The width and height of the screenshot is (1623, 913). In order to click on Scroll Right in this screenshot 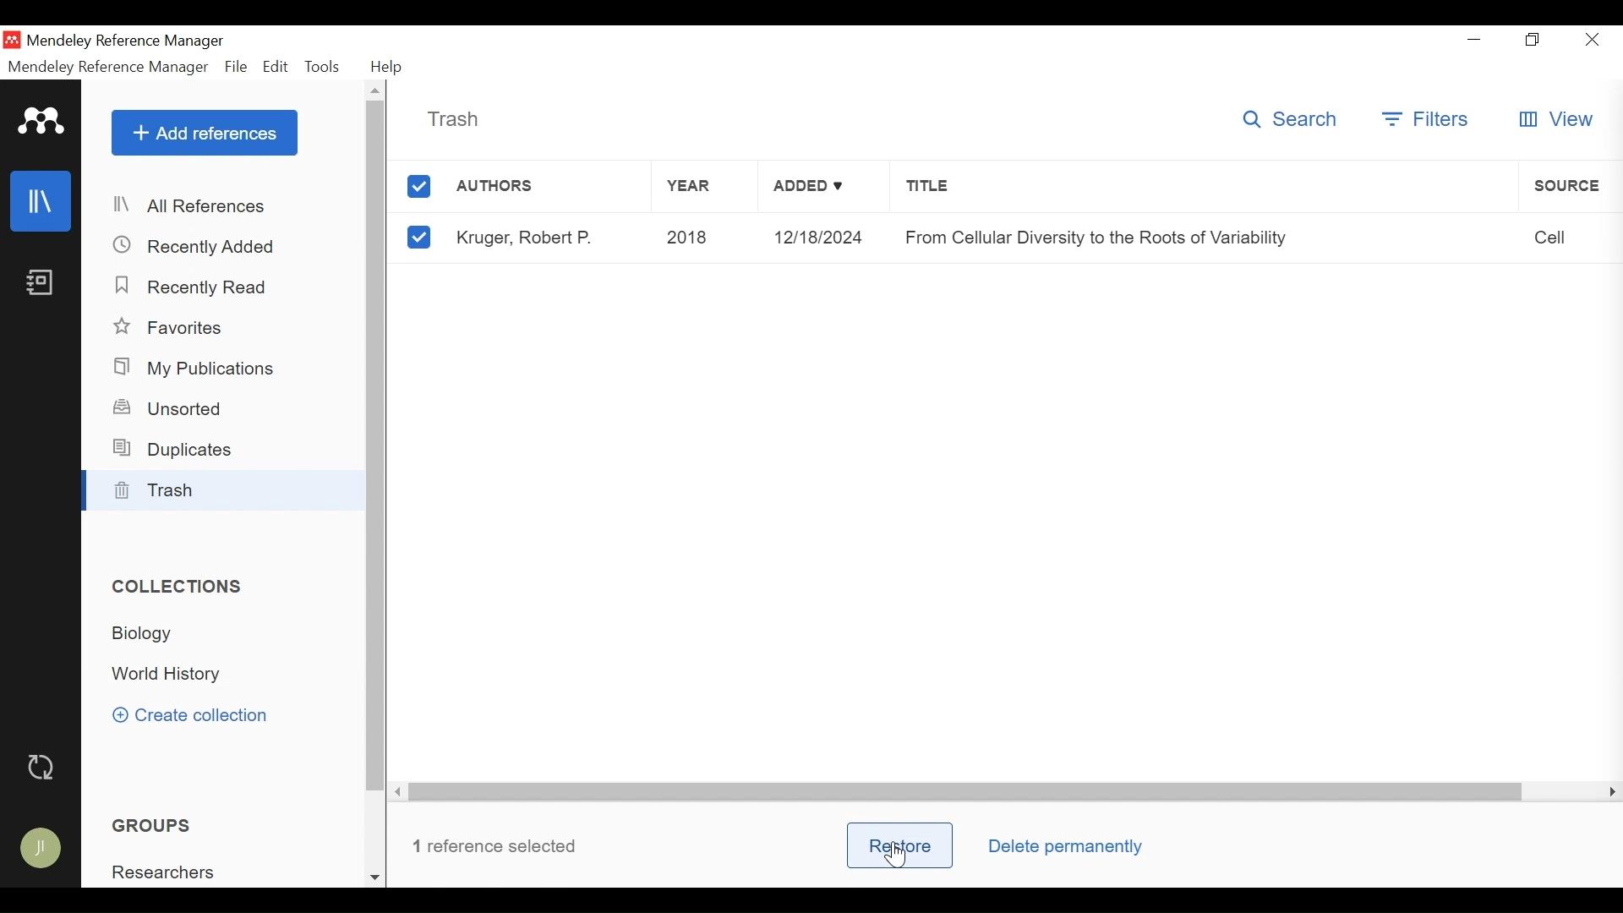, I will do `click(1613, 792)`.